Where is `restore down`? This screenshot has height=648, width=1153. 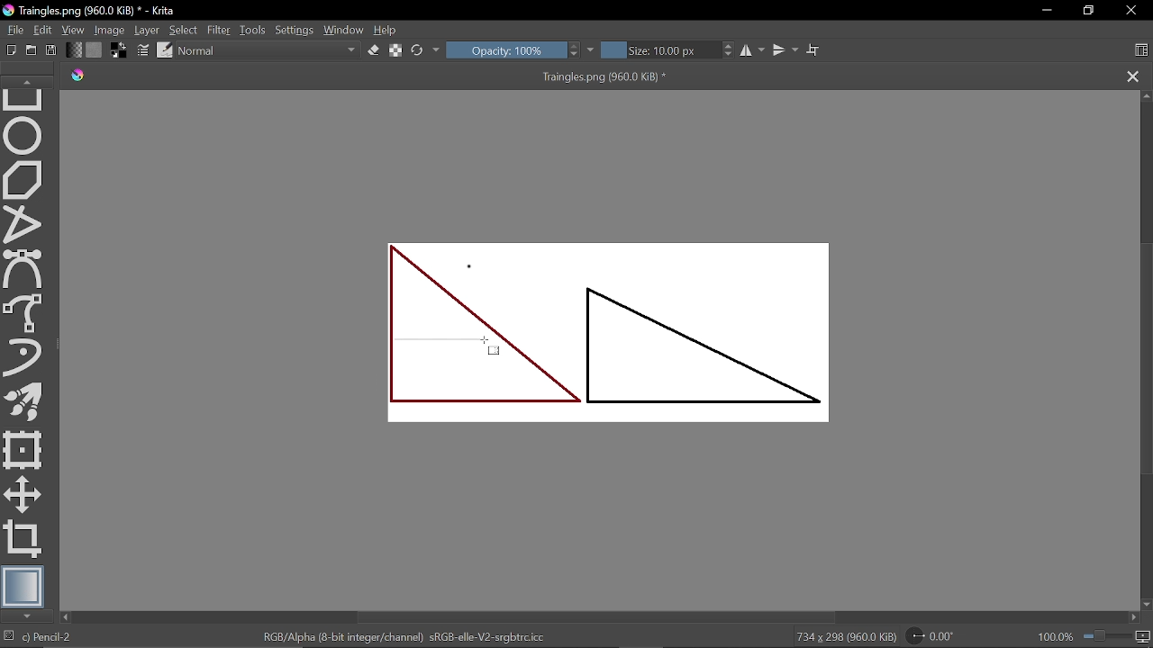 restore down is located at coordinates (1091, 10).